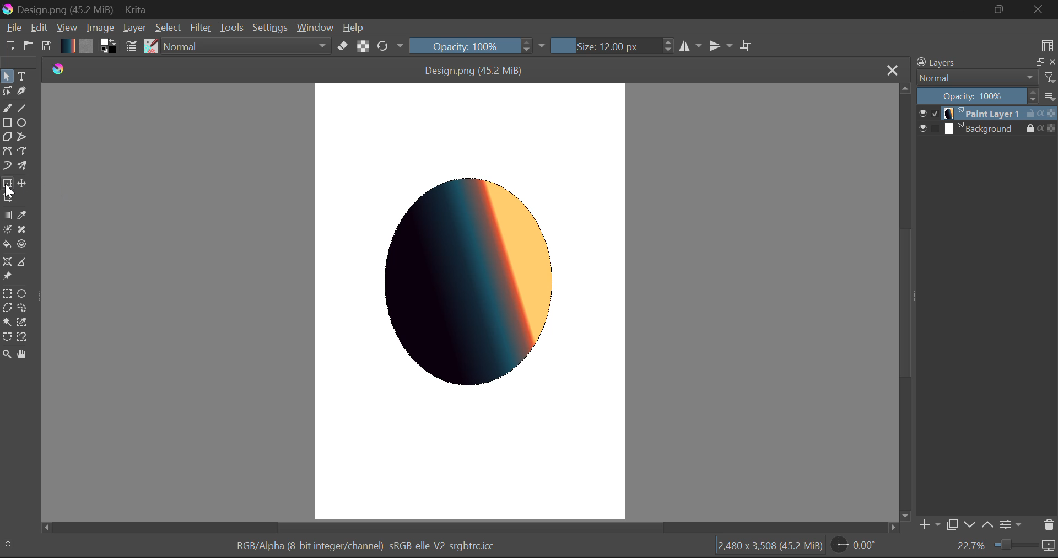 This screenshot has width=1058, height=558. Describe the element at coordinates (23, 77) in the screenshot. I see `Text` at that location.